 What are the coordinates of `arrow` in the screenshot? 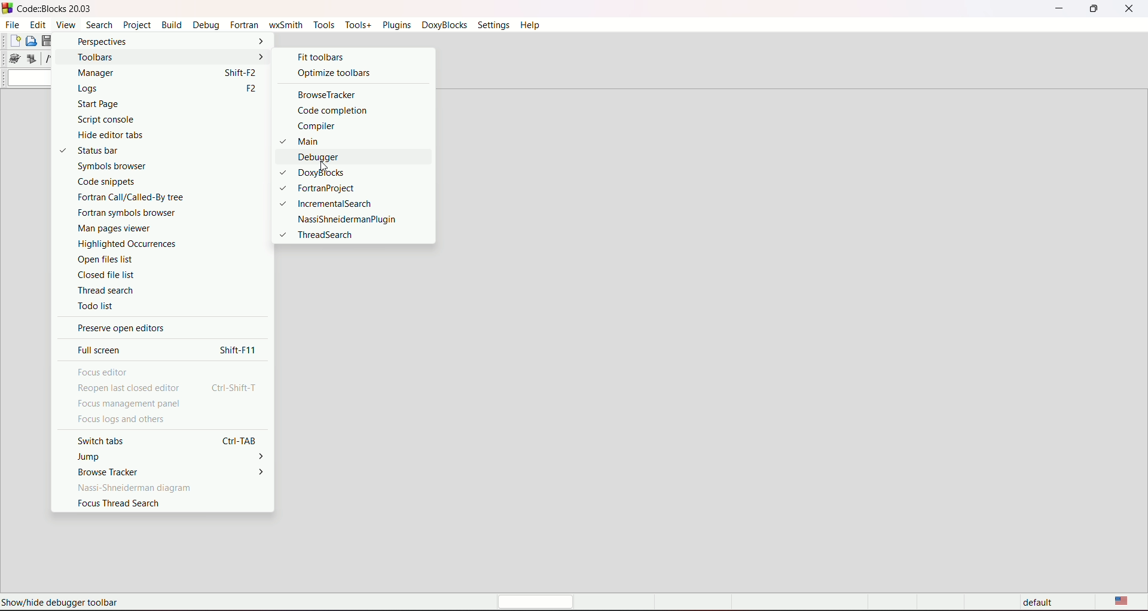 It's located at (259, 41).